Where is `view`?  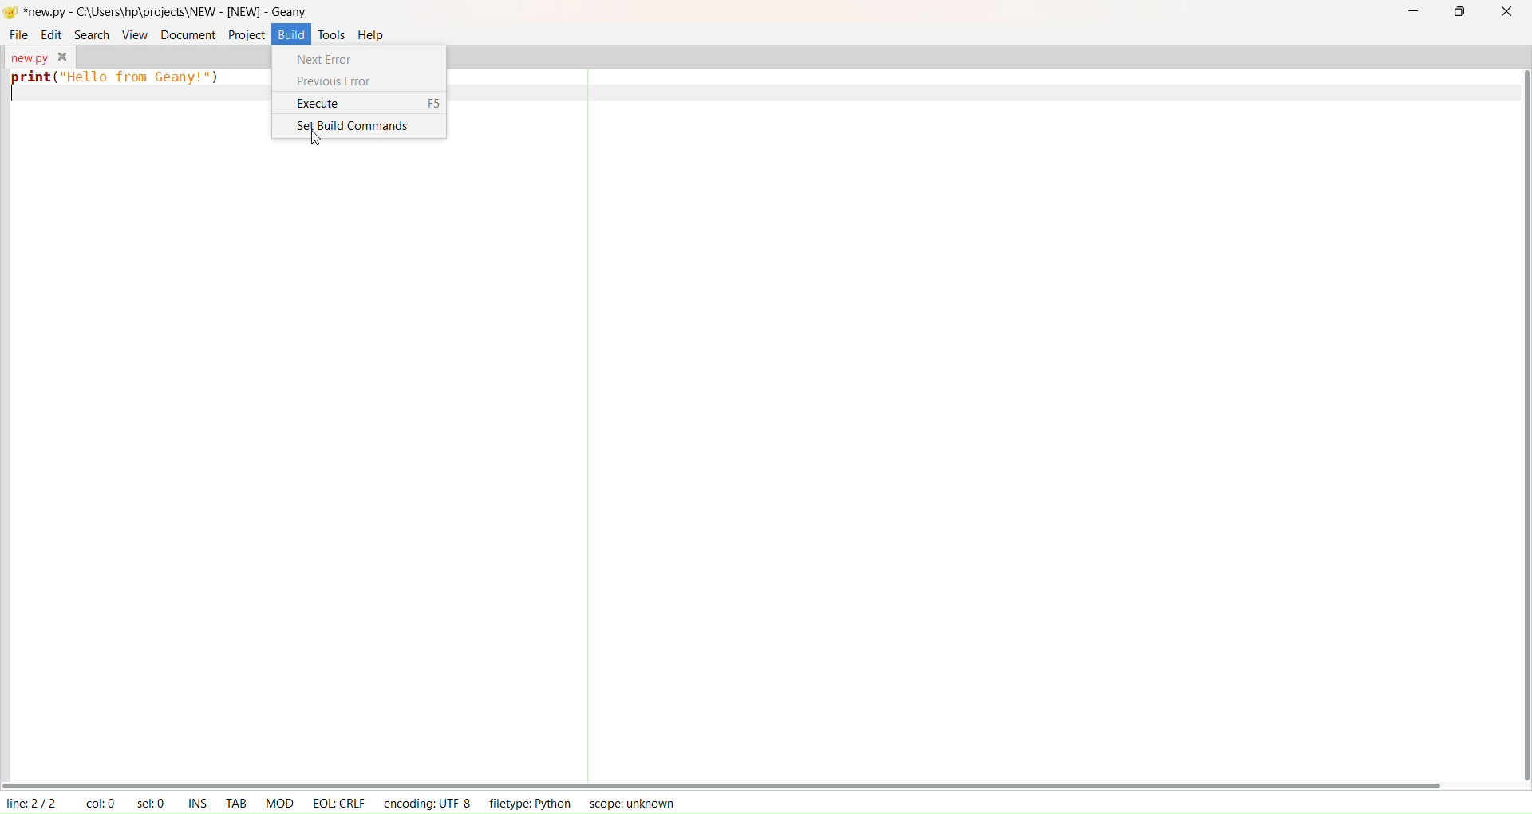
view is located at coordinates (135, 33).